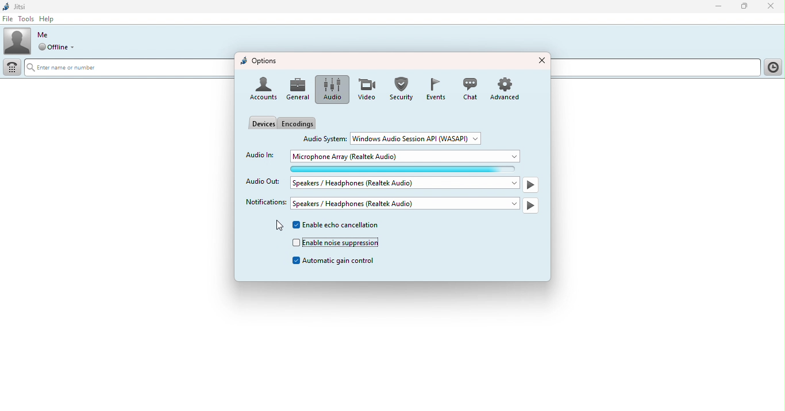  I want to click on On/Off, so click(532, 205).